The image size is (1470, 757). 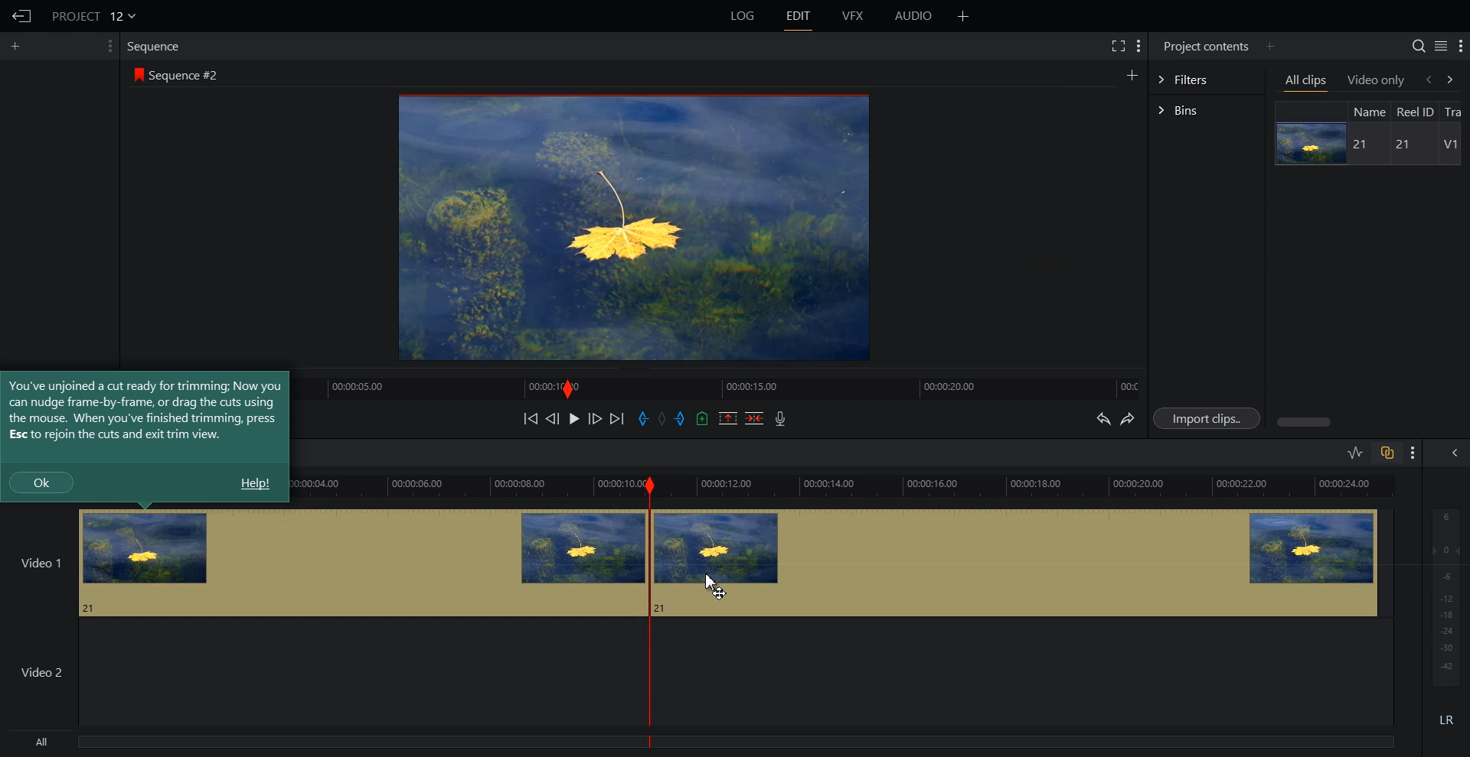 What do you see at coordinates (637, 229) in the screenshot?
I see `Preview Window` at bounding box center [637, 229].